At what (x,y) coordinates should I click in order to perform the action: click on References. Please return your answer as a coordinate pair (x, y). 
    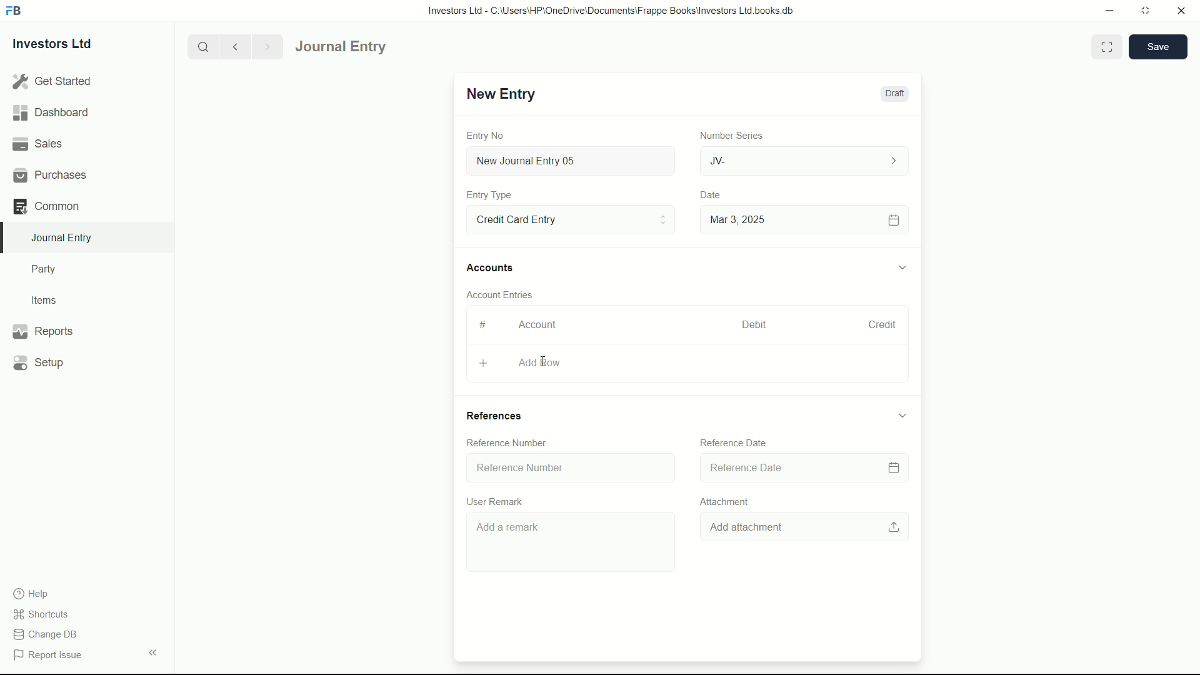
    Looking at the image, I should click on (495, 416).